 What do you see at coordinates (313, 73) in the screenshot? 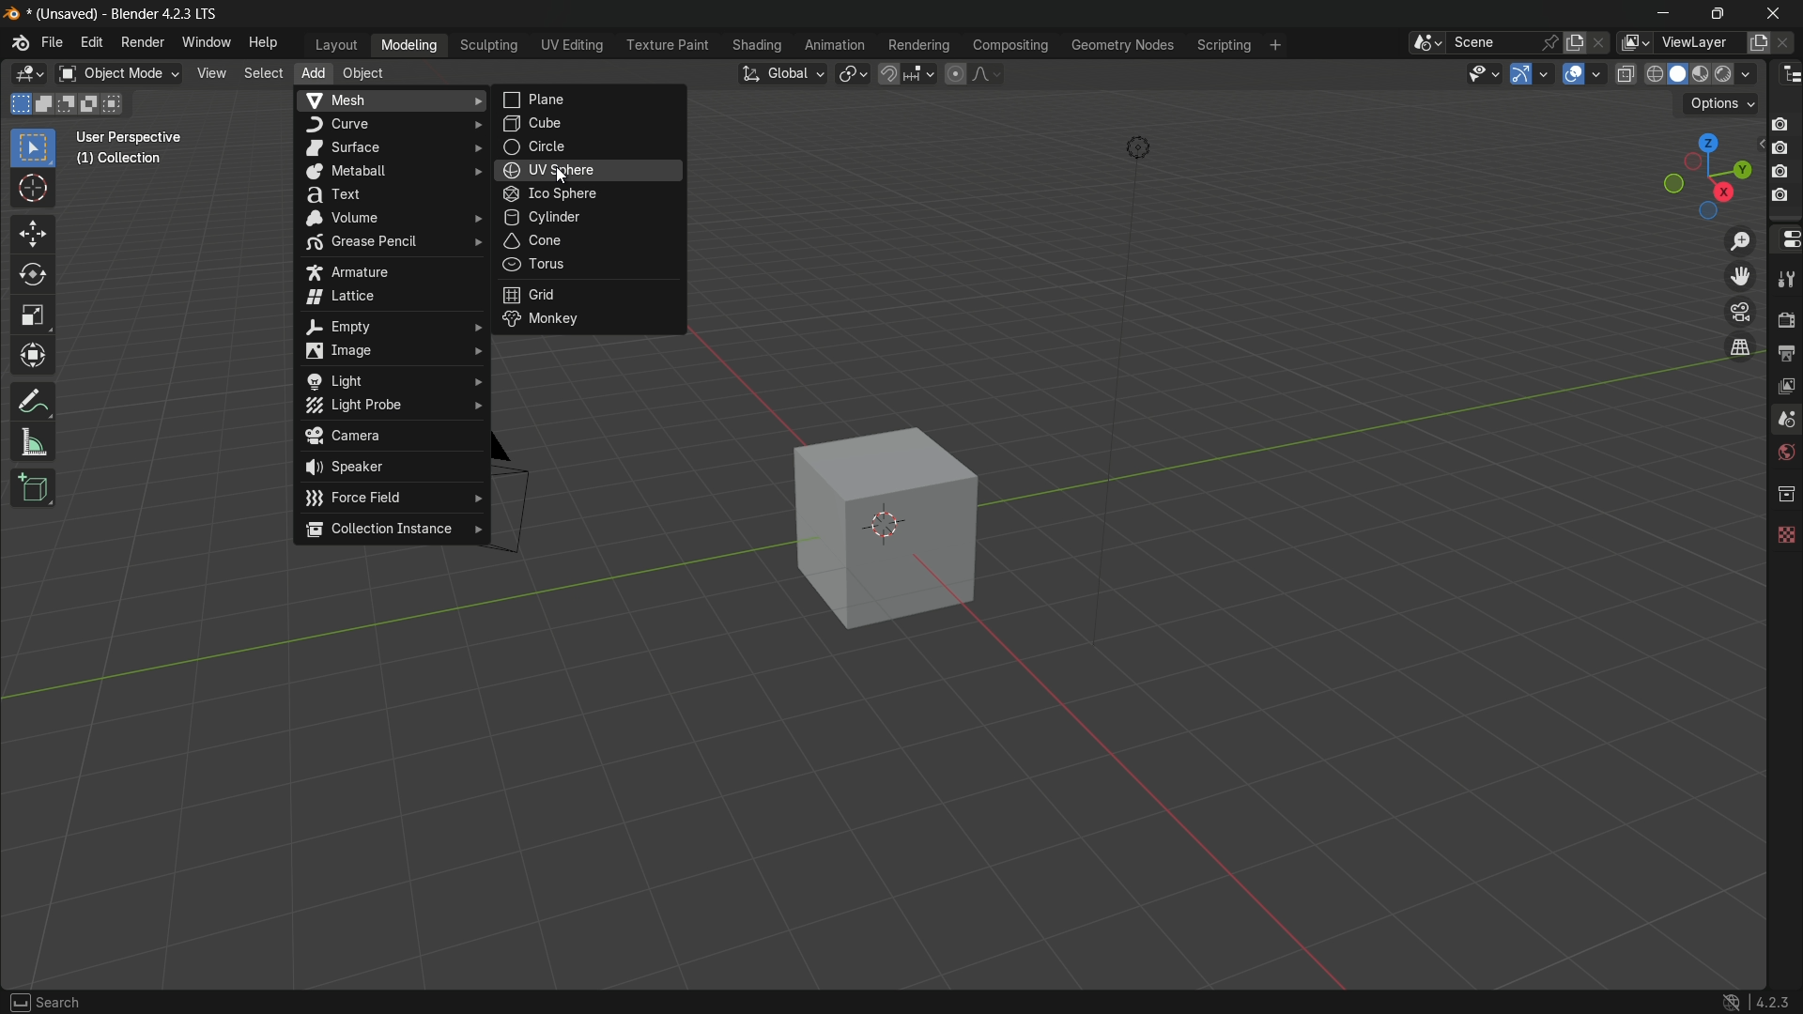
I see `add` at bounding box center [313, 73].